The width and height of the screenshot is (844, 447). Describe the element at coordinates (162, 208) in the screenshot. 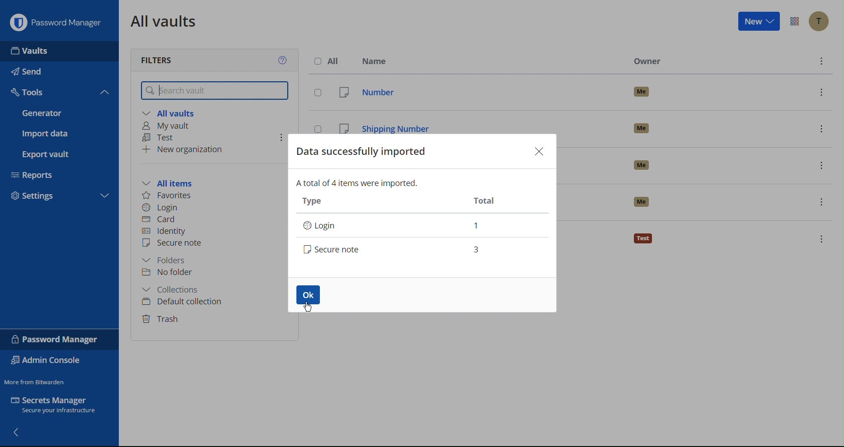

I see `Login` at that location.